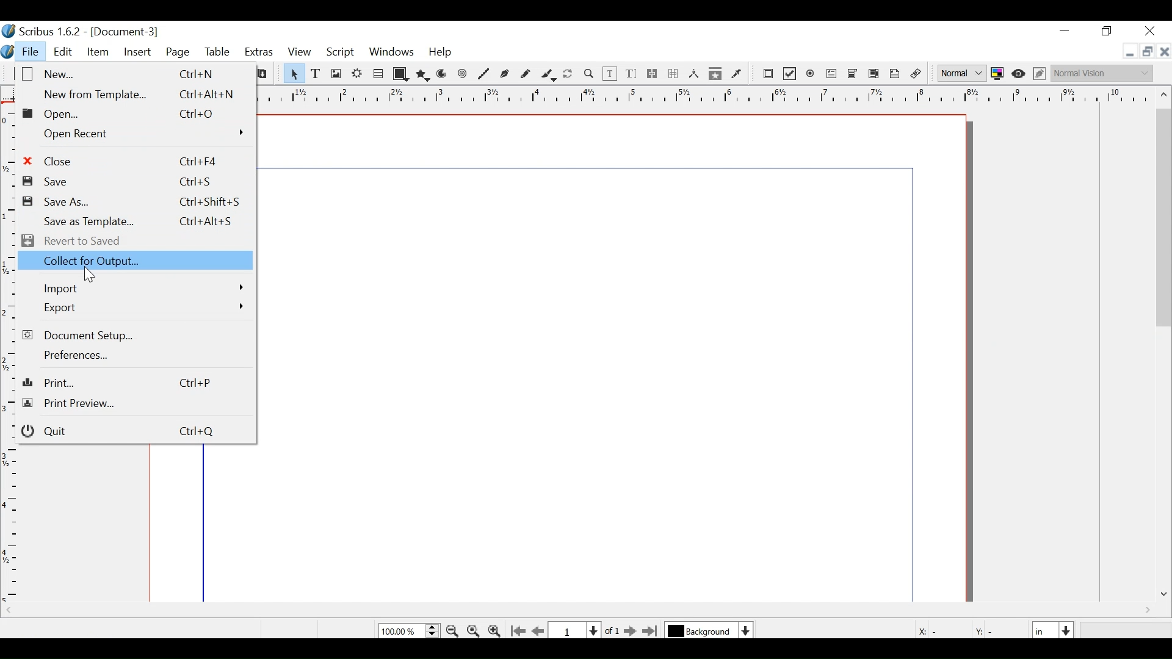  What do you see at coordinates (179, 54) in the screenshot?
I see `Page` at bounding box center [179, 54].